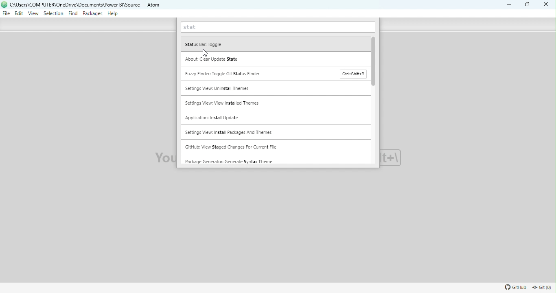 Image resolution: width=556 pixels, height=293 pixels. Describe the element at coordinates (113, 14) in the screenshot. I see `Help` at that location.